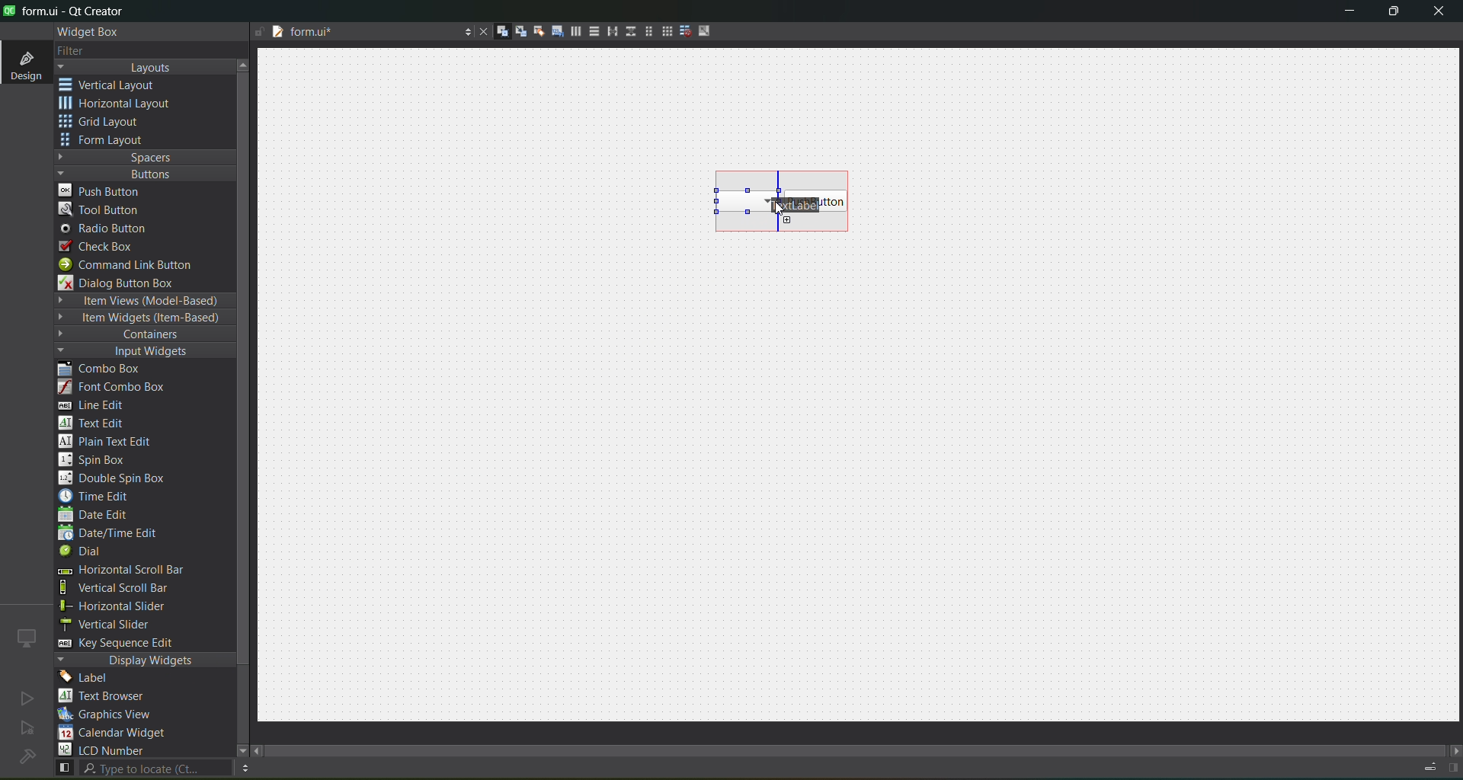 This screenshot has height=780, width=1463. What do you see at coordinates (778, 213) in the screenshot?
I see `cursor` at bounding box center [778, 213].